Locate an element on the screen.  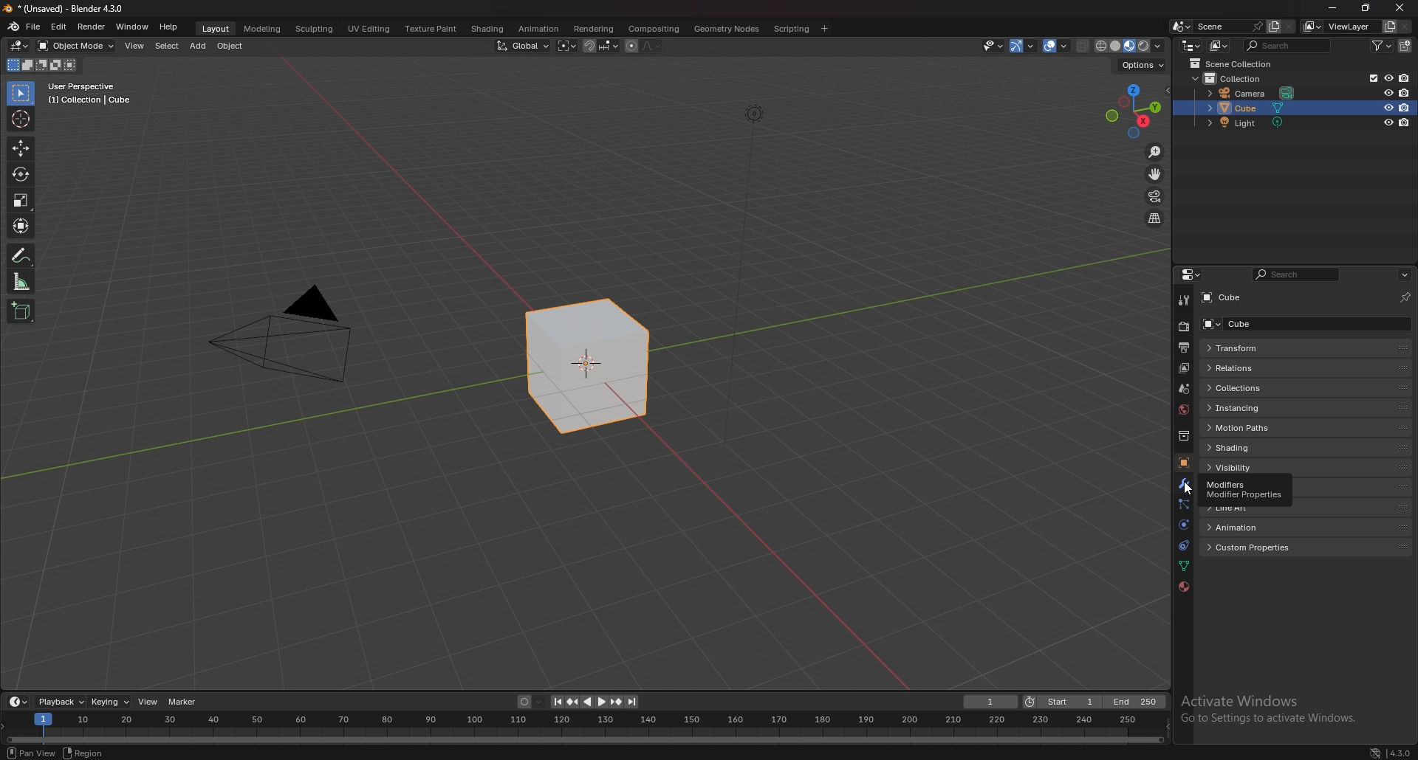
measure is located at coordinates (22, 282).